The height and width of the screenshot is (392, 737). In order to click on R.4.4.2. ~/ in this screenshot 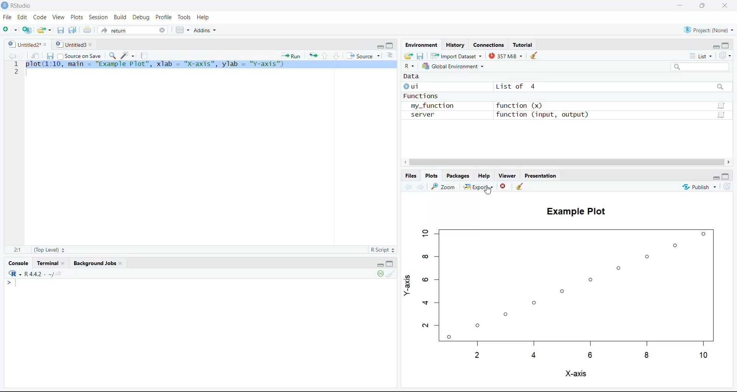, I will do `click(36, 273)`.